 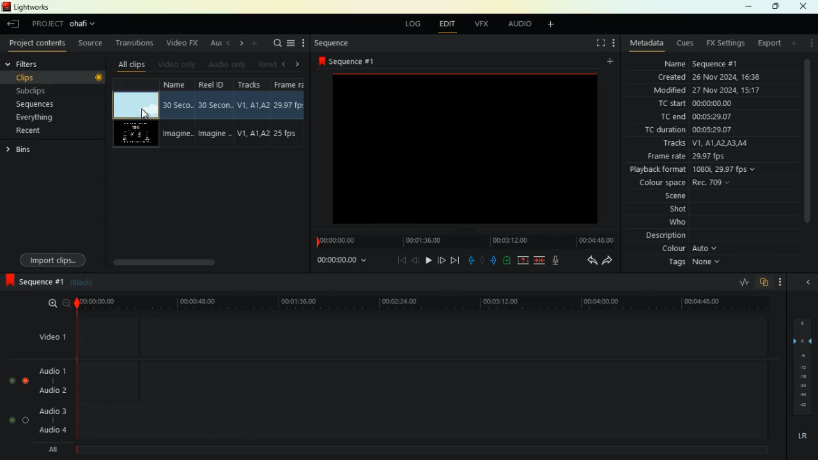 What do you see at coordinates (305, 43) in the screenshot?
I see `more` at bounding box center [305, 43].